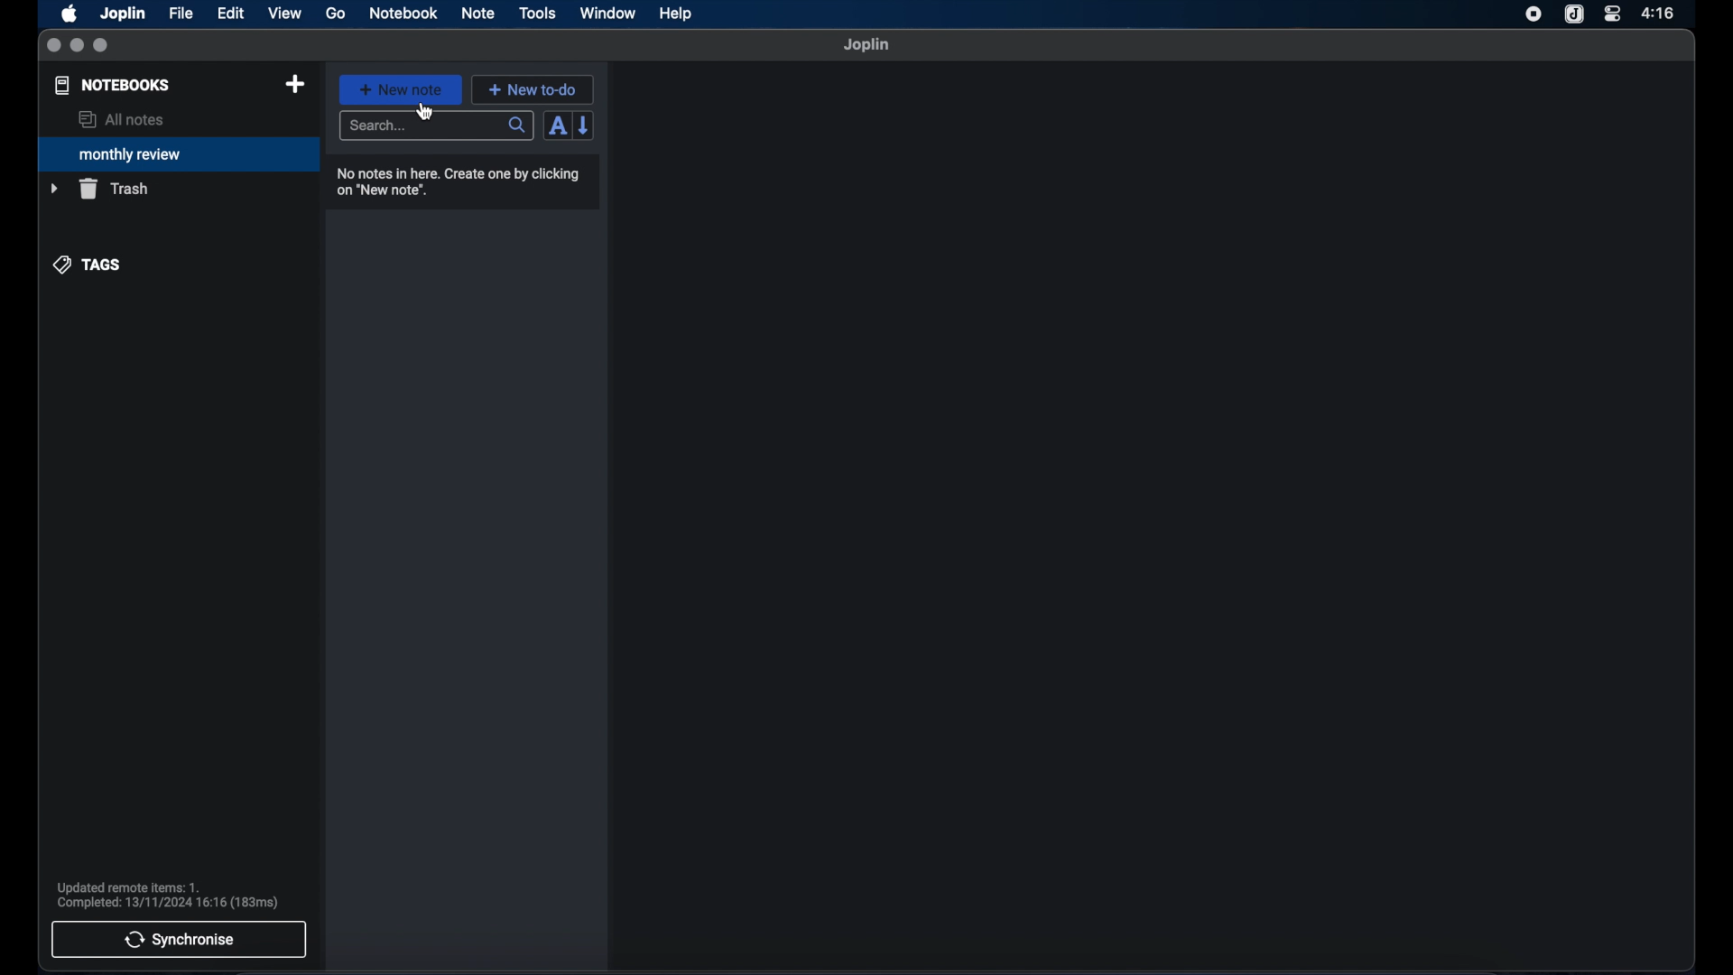  What do you see at coordinates (585, 125) in the screenshot?
I see `reverse sort order` at bounding box center [585, 125].